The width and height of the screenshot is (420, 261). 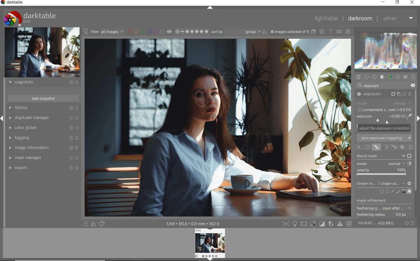 I want to click on OPACITY, so click(x=383, y=172).